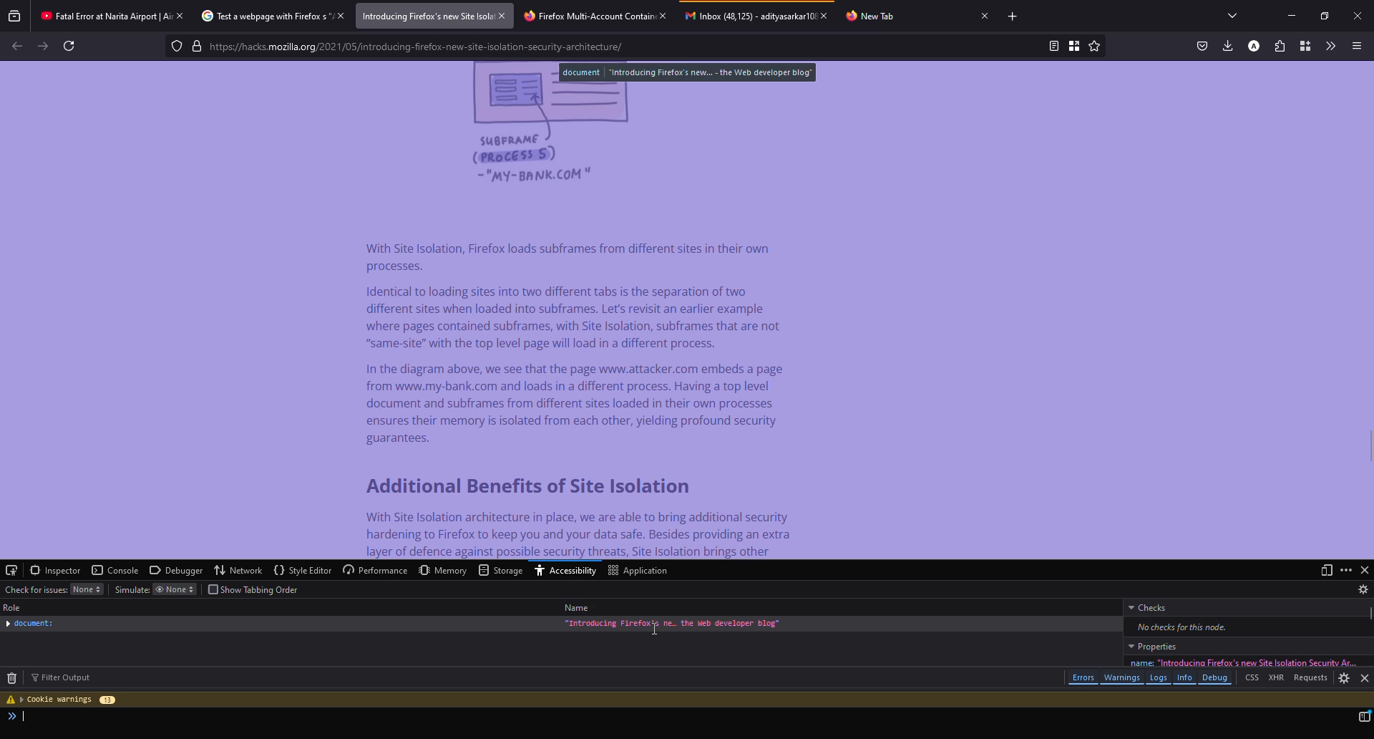  What do you see at coordinates (1123, 678) in the screenshot?
I see `warnings` at bounding box center [1123, 678].